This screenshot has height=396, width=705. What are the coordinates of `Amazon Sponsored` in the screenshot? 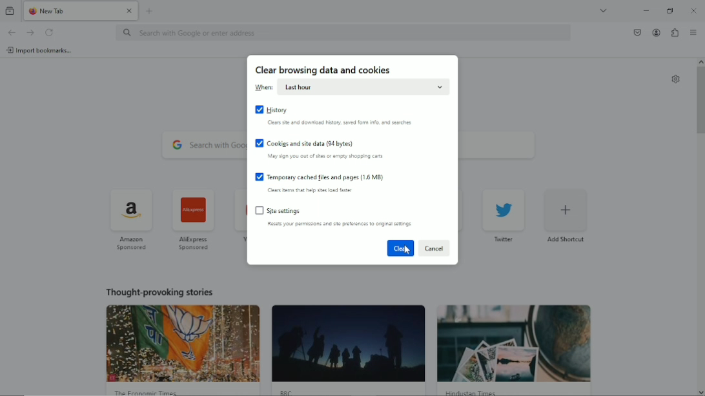 It's located at (133, 219).